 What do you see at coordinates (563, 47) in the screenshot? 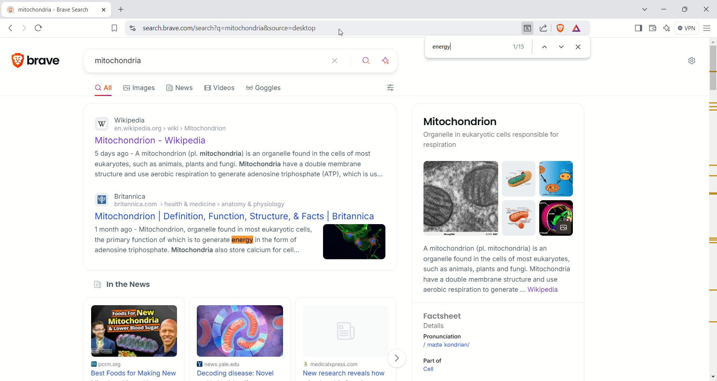
I see `next` at bounding box center [563, 47].